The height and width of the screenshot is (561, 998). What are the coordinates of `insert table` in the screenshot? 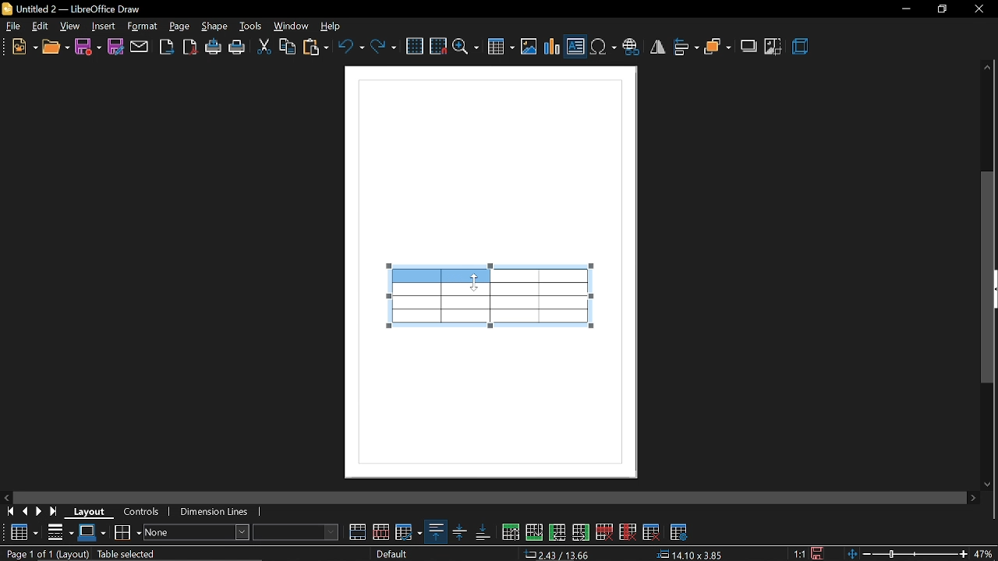 It's located at (501, 46).